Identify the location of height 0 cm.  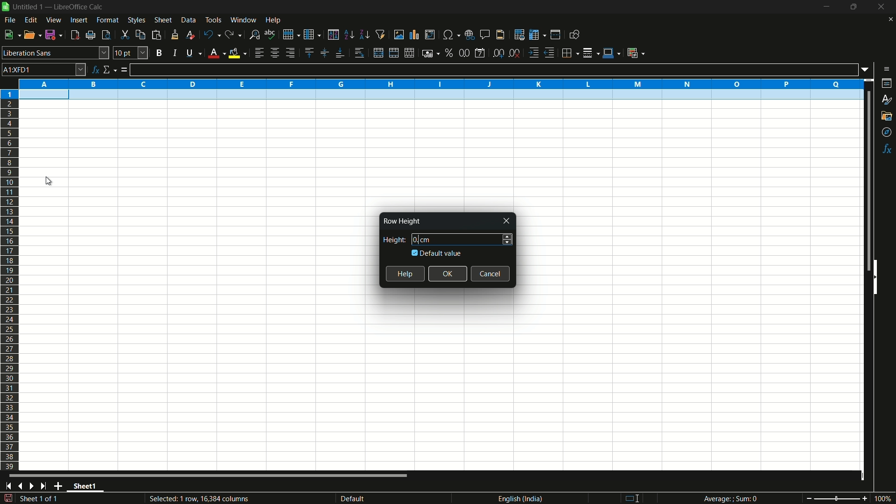
(454, 239).